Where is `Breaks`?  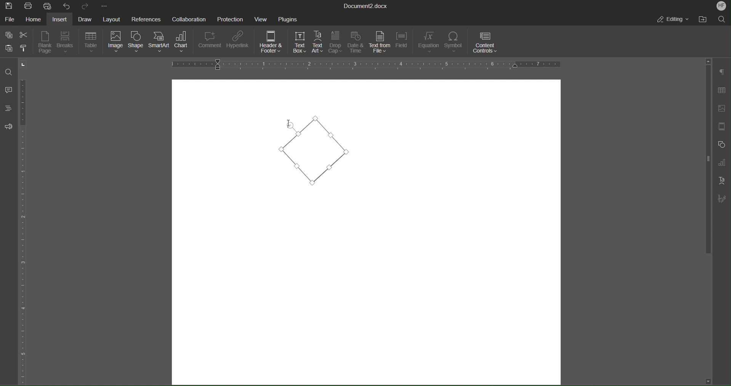
Breaks is located at coordinates (67, 43).